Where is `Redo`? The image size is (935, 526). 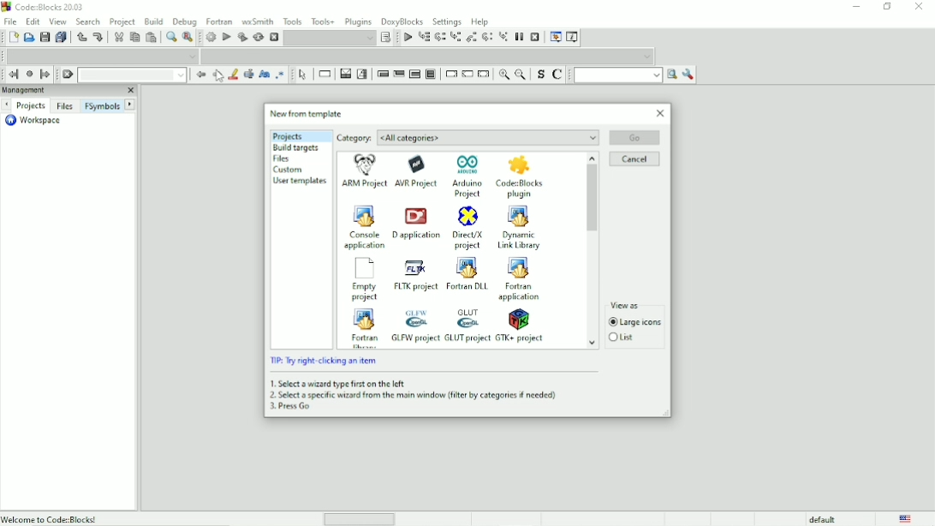
Redo is located at coordinates (98, 38).